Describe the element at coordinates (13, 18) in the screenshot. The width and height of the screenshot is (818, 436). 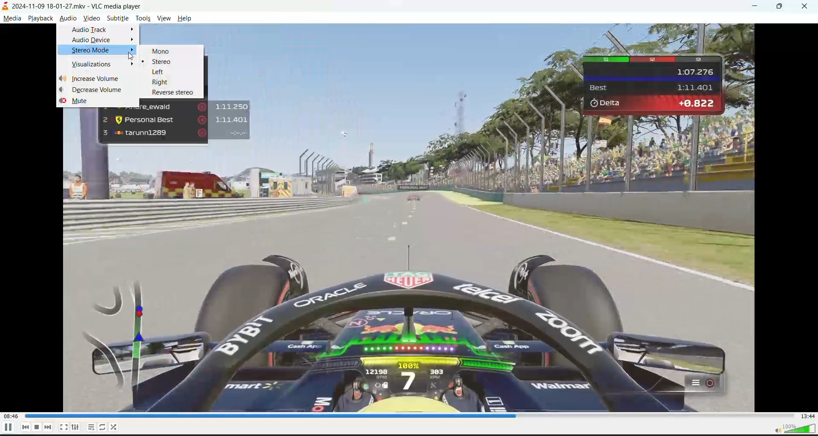
I see `media` at that location.